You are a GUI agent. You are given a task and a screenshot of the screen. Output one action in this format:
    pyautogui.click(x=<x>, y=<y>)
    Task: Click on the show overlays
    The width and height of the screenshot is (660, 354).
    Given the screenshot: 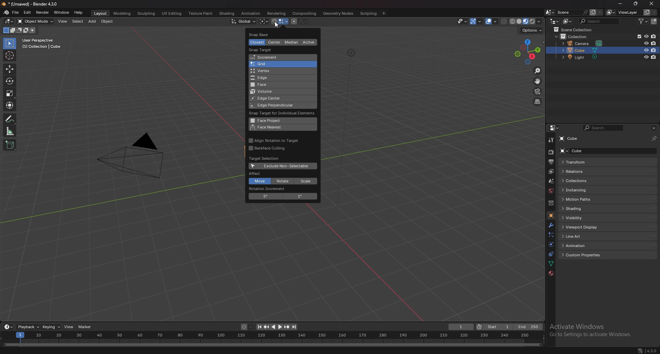 What is the action you would take?
    pyautogui.click(x=492, y=21)
    